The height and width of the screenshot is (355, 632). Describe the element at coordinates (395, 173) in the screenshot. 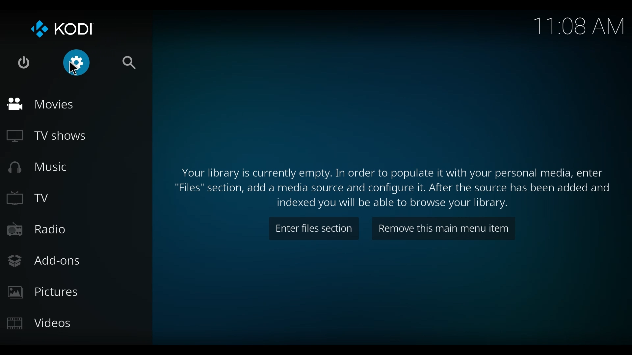

I see `Your library is currently empty. In order to populate it with your personal media, enter` at that location.